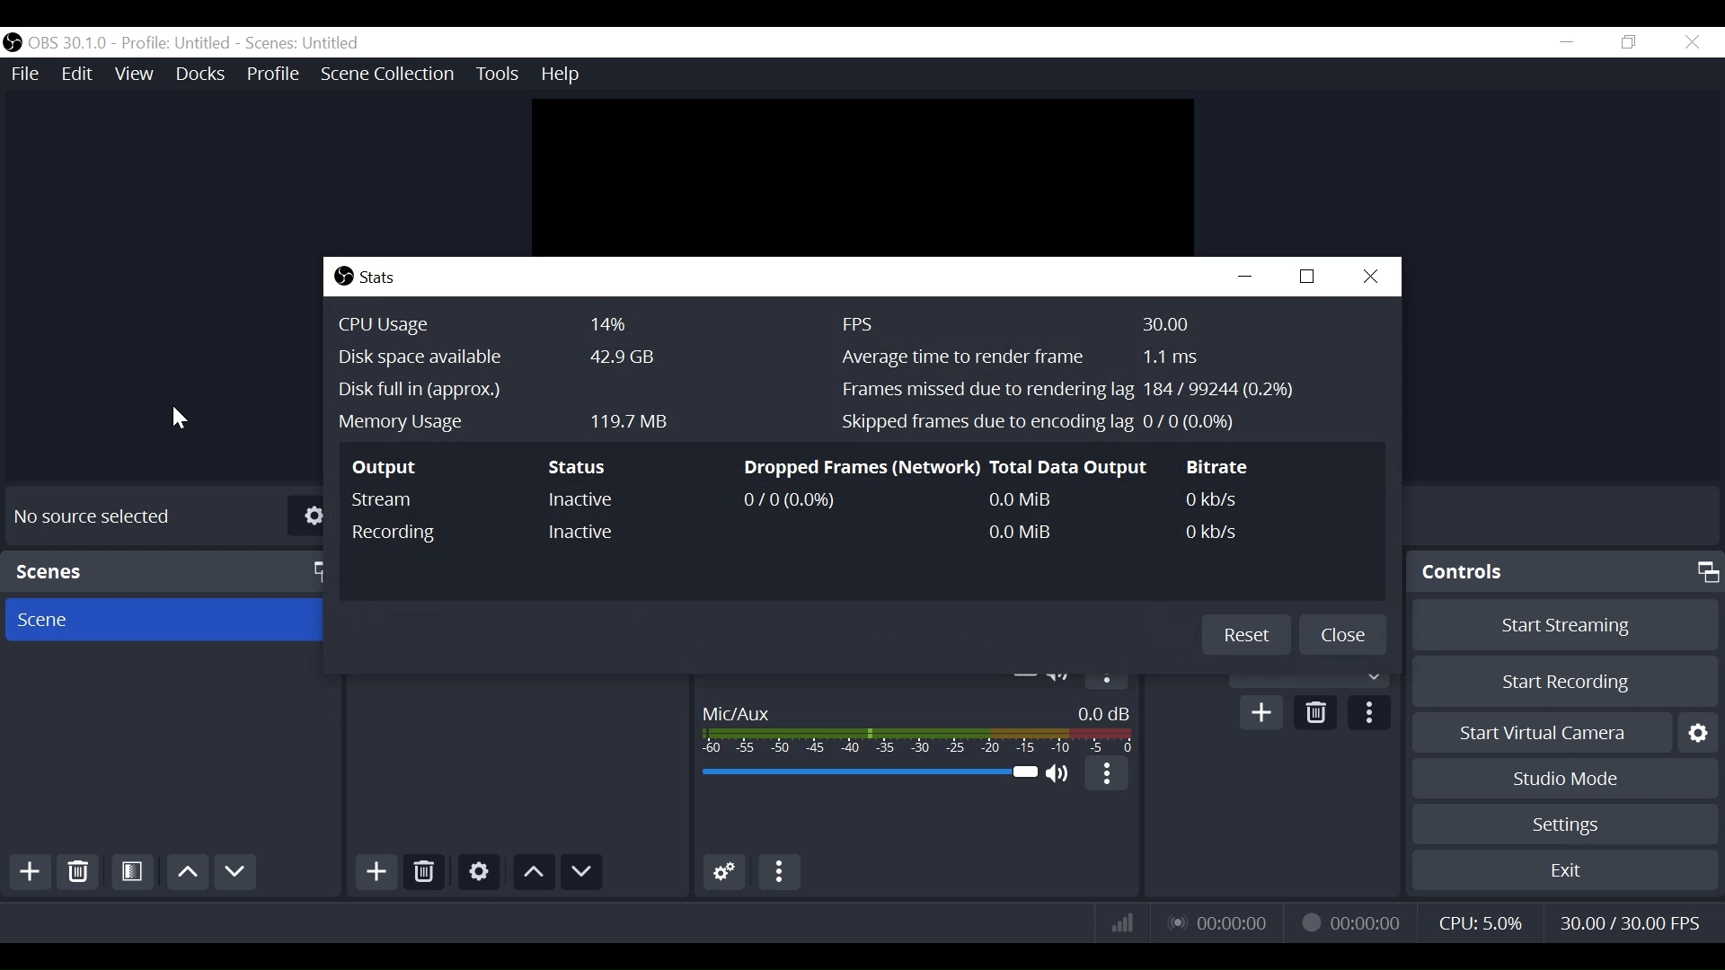  What do you see at coordinates (393, 533) in the screenshot?
I see `Recording ` at bounding box center [393, 533].